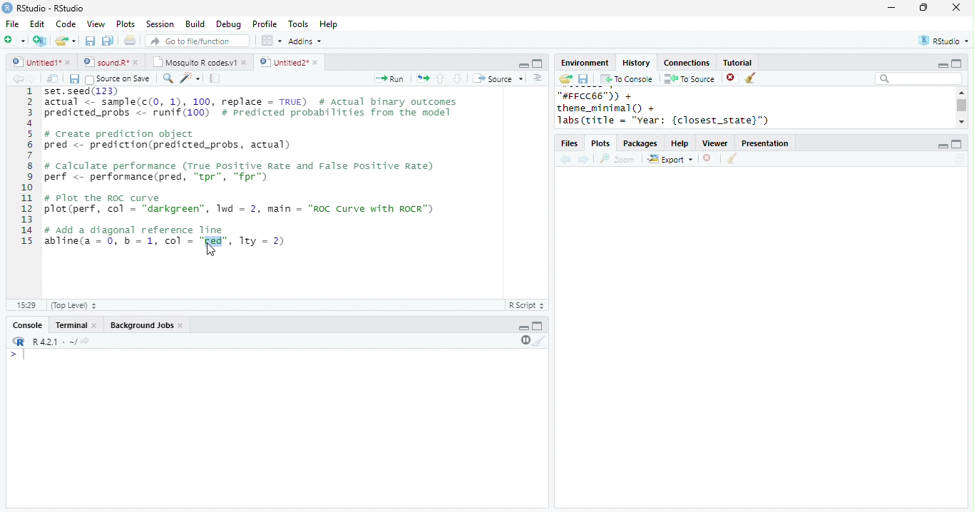 The width and height of the screenshot is (974, 512). What do you see at coordinates (537, 63) in the screenshot?
I see `maximize` at bounding box center [537, 63].